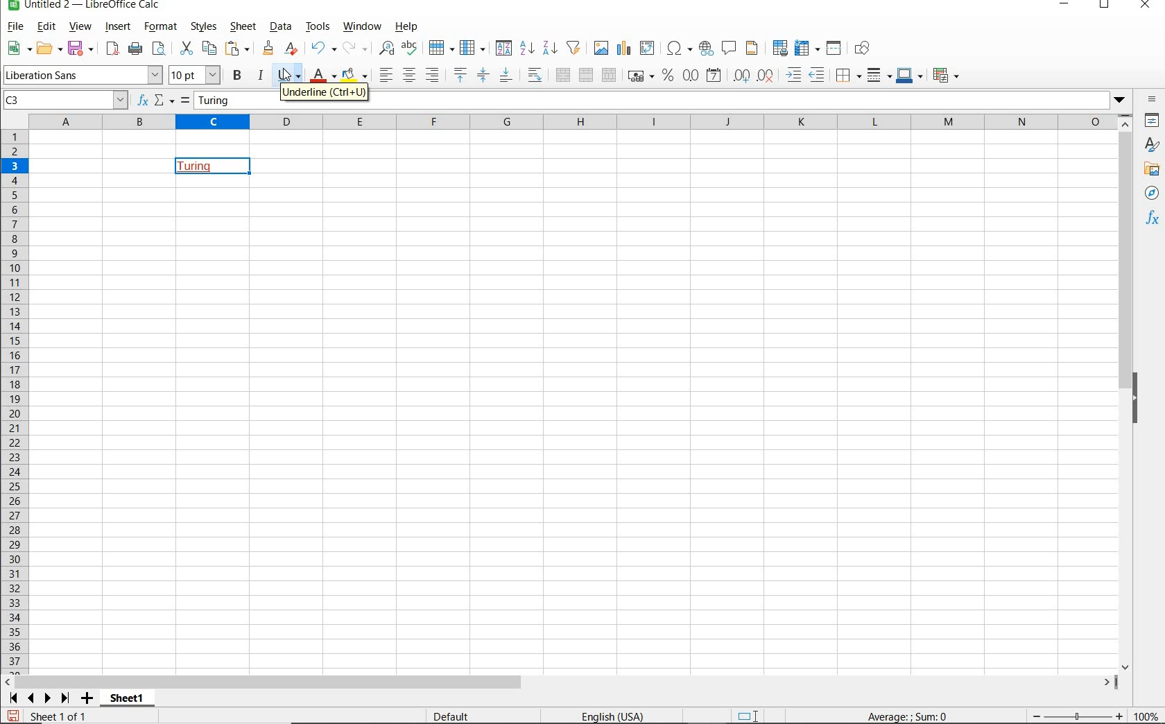 The image size is (1165, 724). Describe the element at coordinates (690, 76) in the screenshot. I see `FORMAT AS NUMBER` at that location.